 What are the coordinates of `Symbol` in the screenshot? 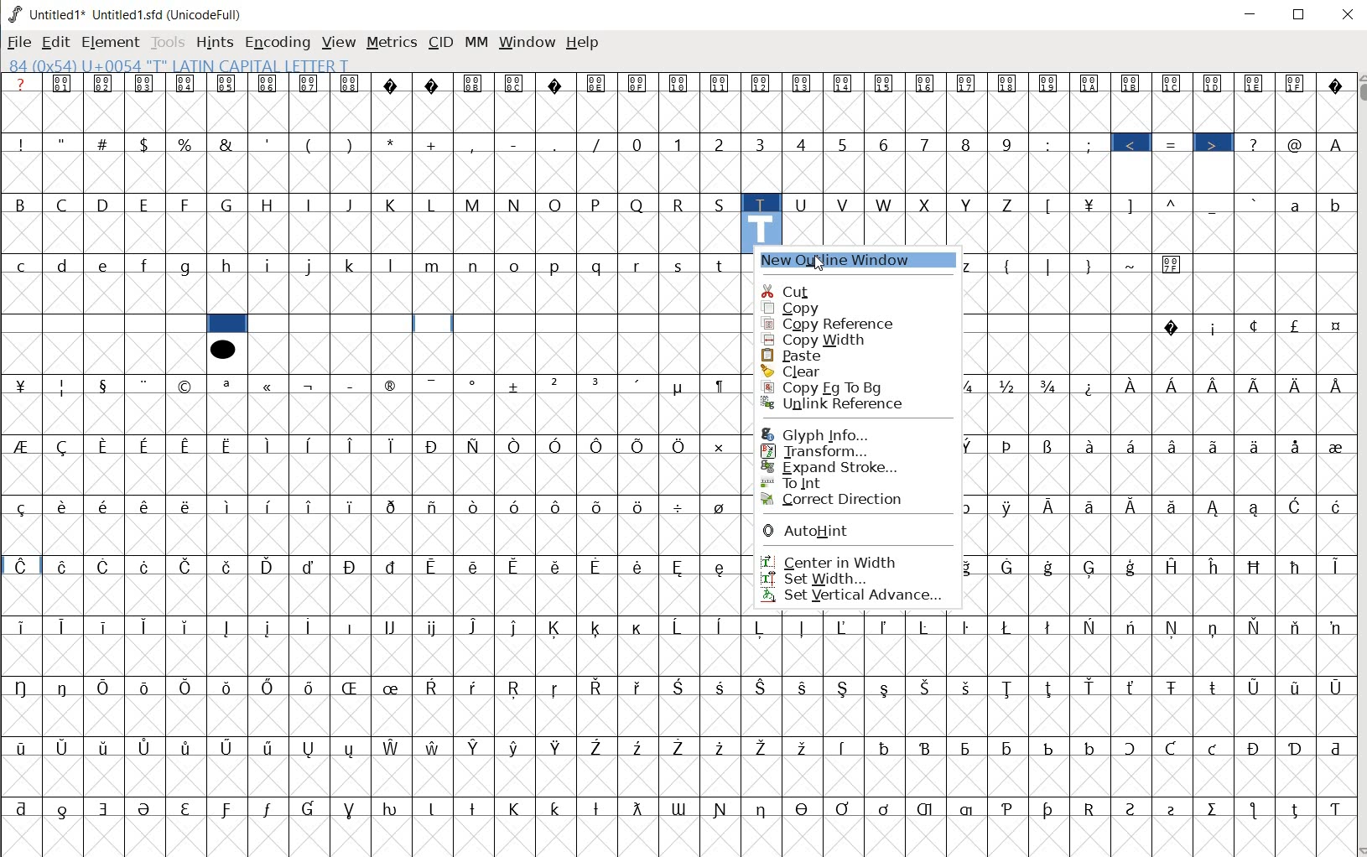 It's located at (107, 445).